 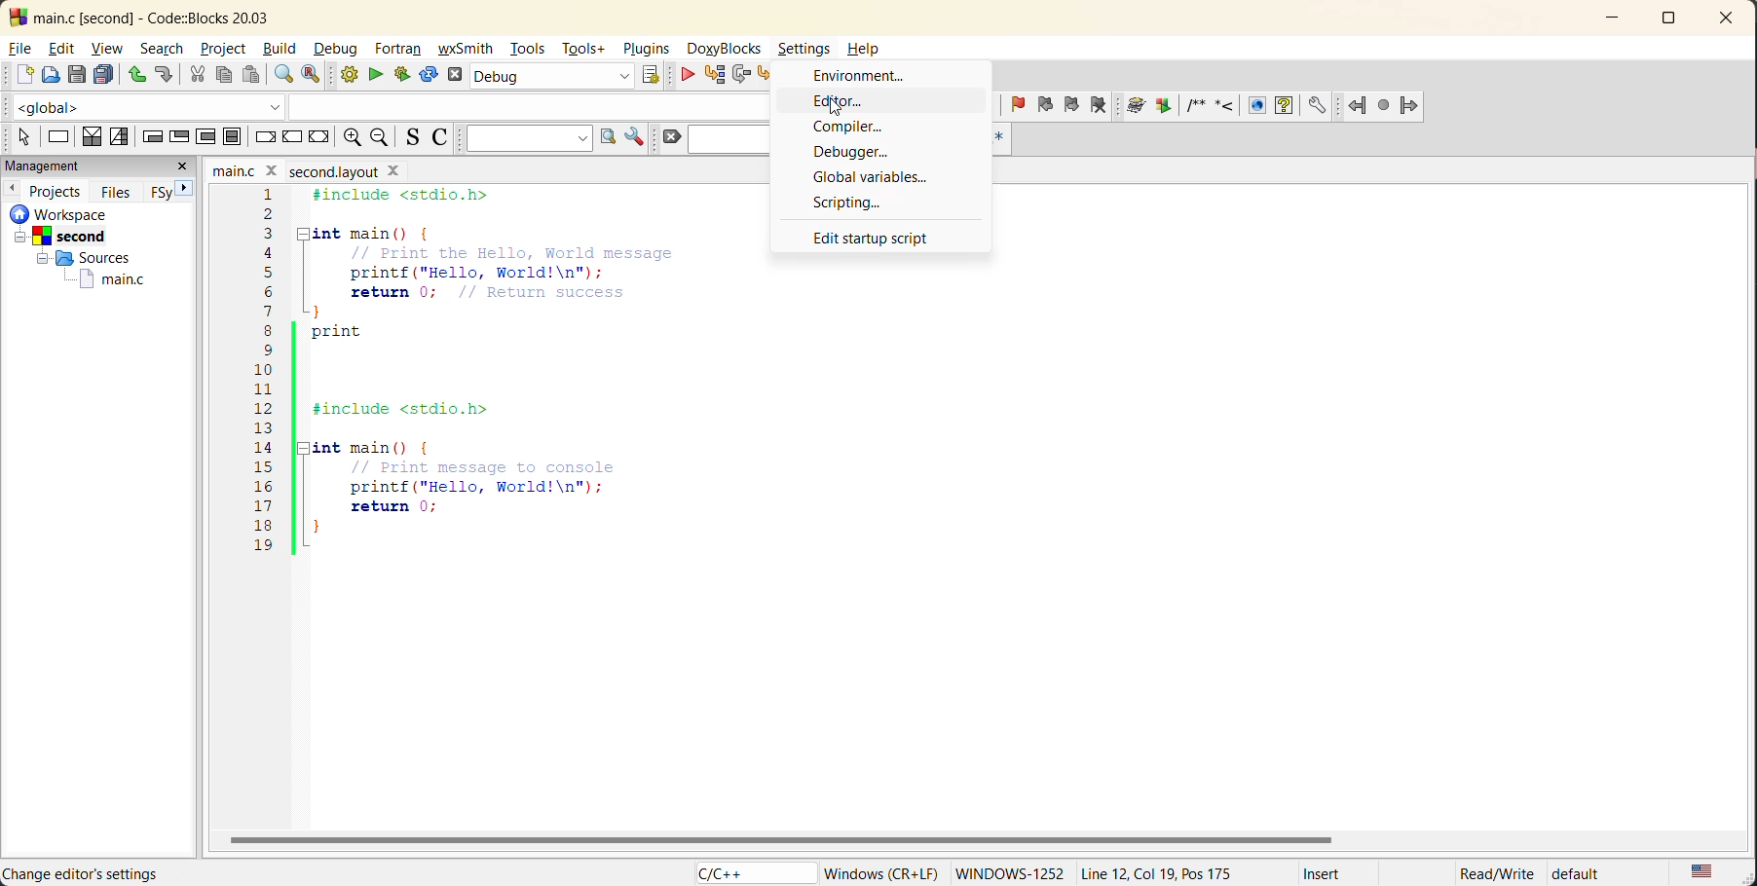 What do you see at coordinates (49, 75) in the screenshot?
I see `open` at bounding box center [49, 75].